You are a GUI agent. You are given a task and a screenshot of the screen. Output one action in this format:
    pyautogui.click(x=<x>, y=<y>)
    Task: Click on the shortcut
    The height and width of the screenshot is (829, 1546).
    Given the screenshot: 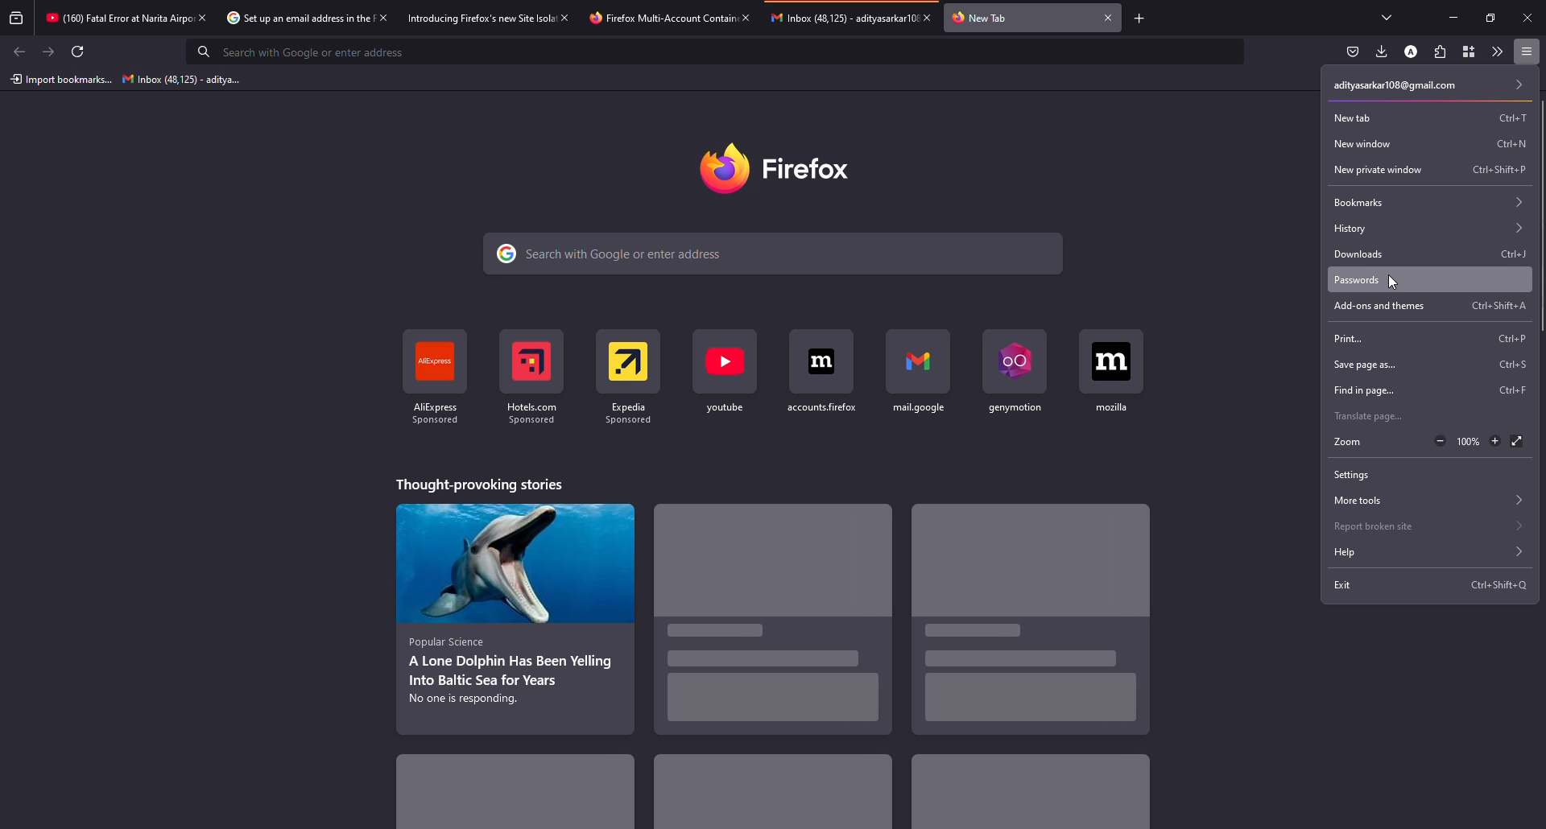 What is the action you would take?
    pyautogui.click(x=1509, y=391)
    